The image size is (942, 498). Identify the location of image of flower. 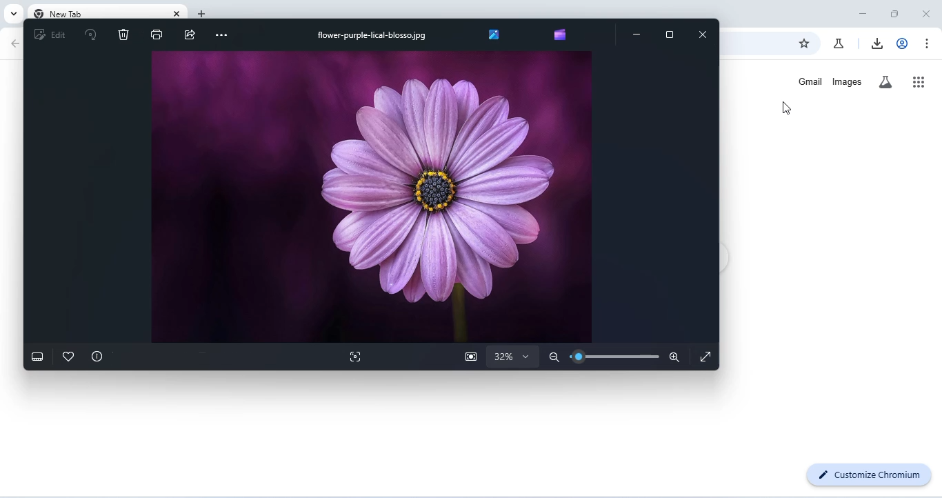
(368, 195).